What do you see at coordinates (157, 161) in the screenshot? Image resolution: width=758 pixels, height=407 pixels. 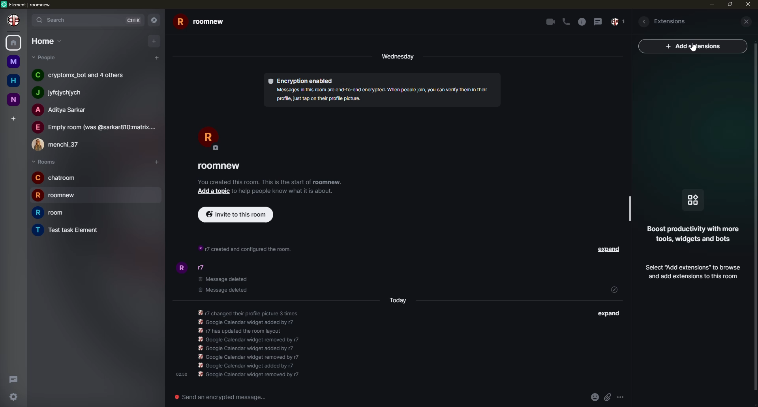 I see `add` at bounding box center [157, 161].